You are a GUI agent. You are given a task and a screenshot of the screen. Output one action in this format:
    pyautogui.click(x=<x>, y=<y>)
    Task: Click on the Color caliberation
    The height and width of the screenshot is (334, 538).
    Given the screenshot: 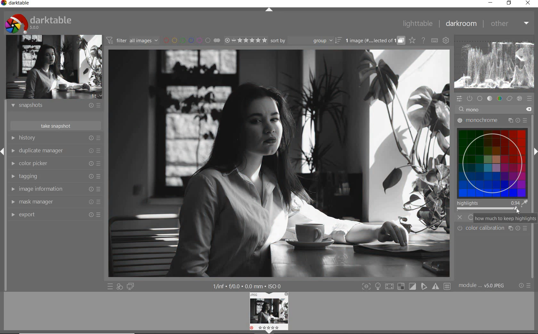 What is the action you would take?
    pyautogui.click(x=493, y=228)
    